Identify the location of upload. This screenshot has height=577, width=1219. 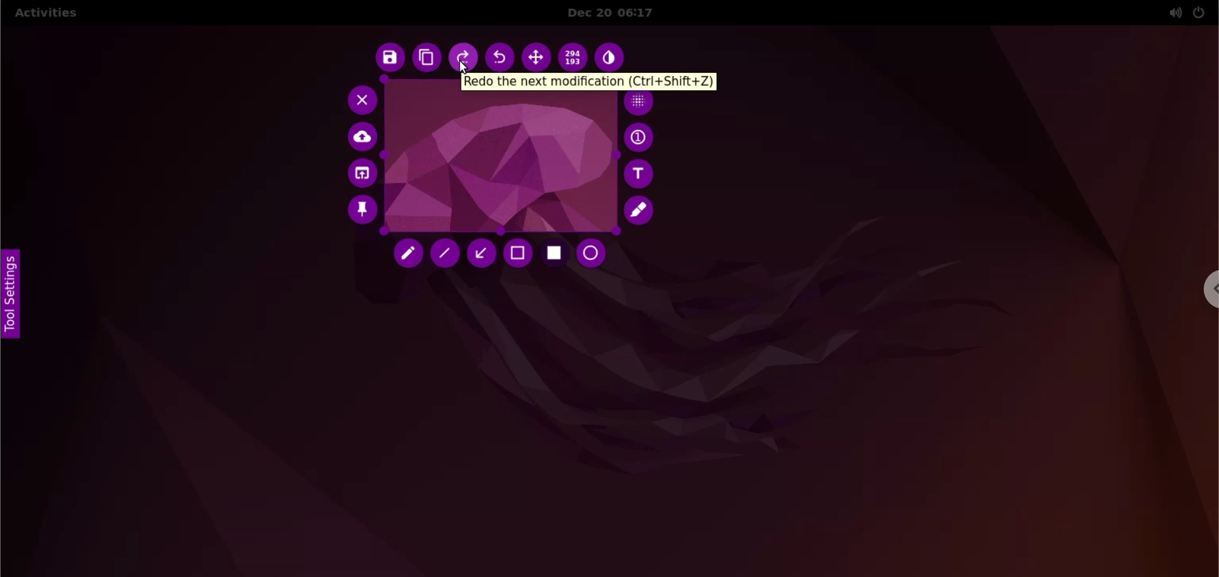
(364, 138).